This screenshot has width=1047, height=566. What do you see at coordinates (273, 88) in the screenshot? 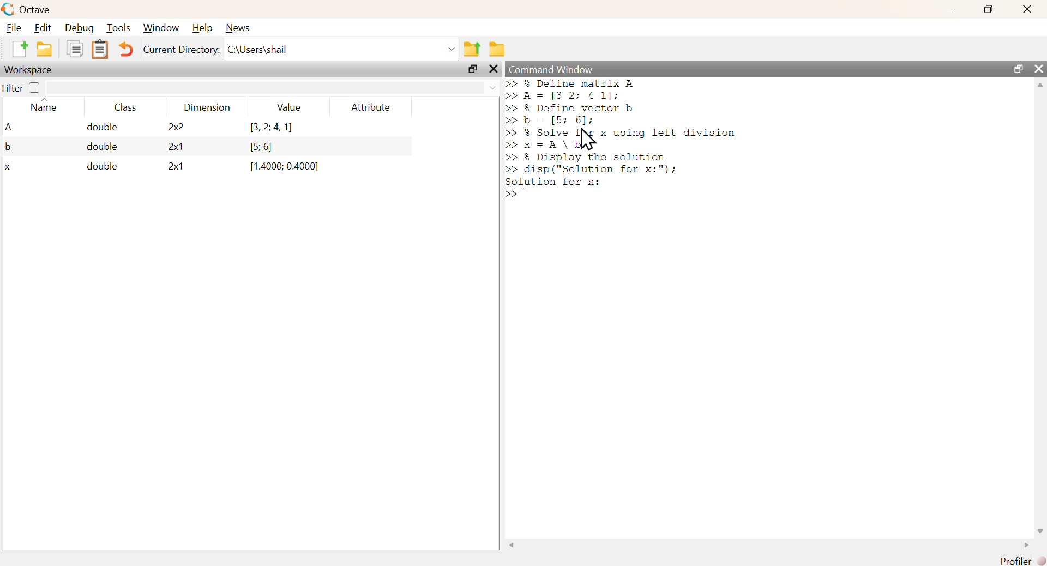
I see `filter` at bounding box center [273, 88].